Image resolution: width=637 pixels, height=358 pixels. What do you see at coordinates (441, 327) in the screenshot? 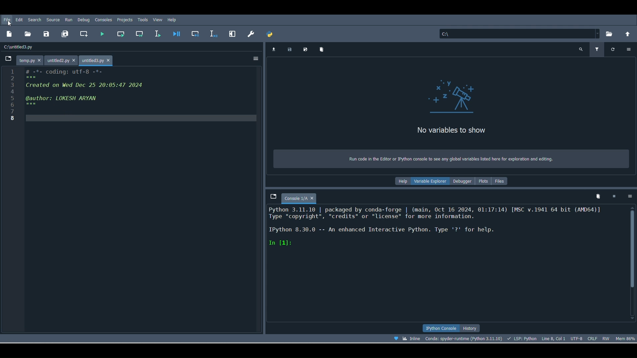
I see `IPython console` at bounding box center [441, 327].